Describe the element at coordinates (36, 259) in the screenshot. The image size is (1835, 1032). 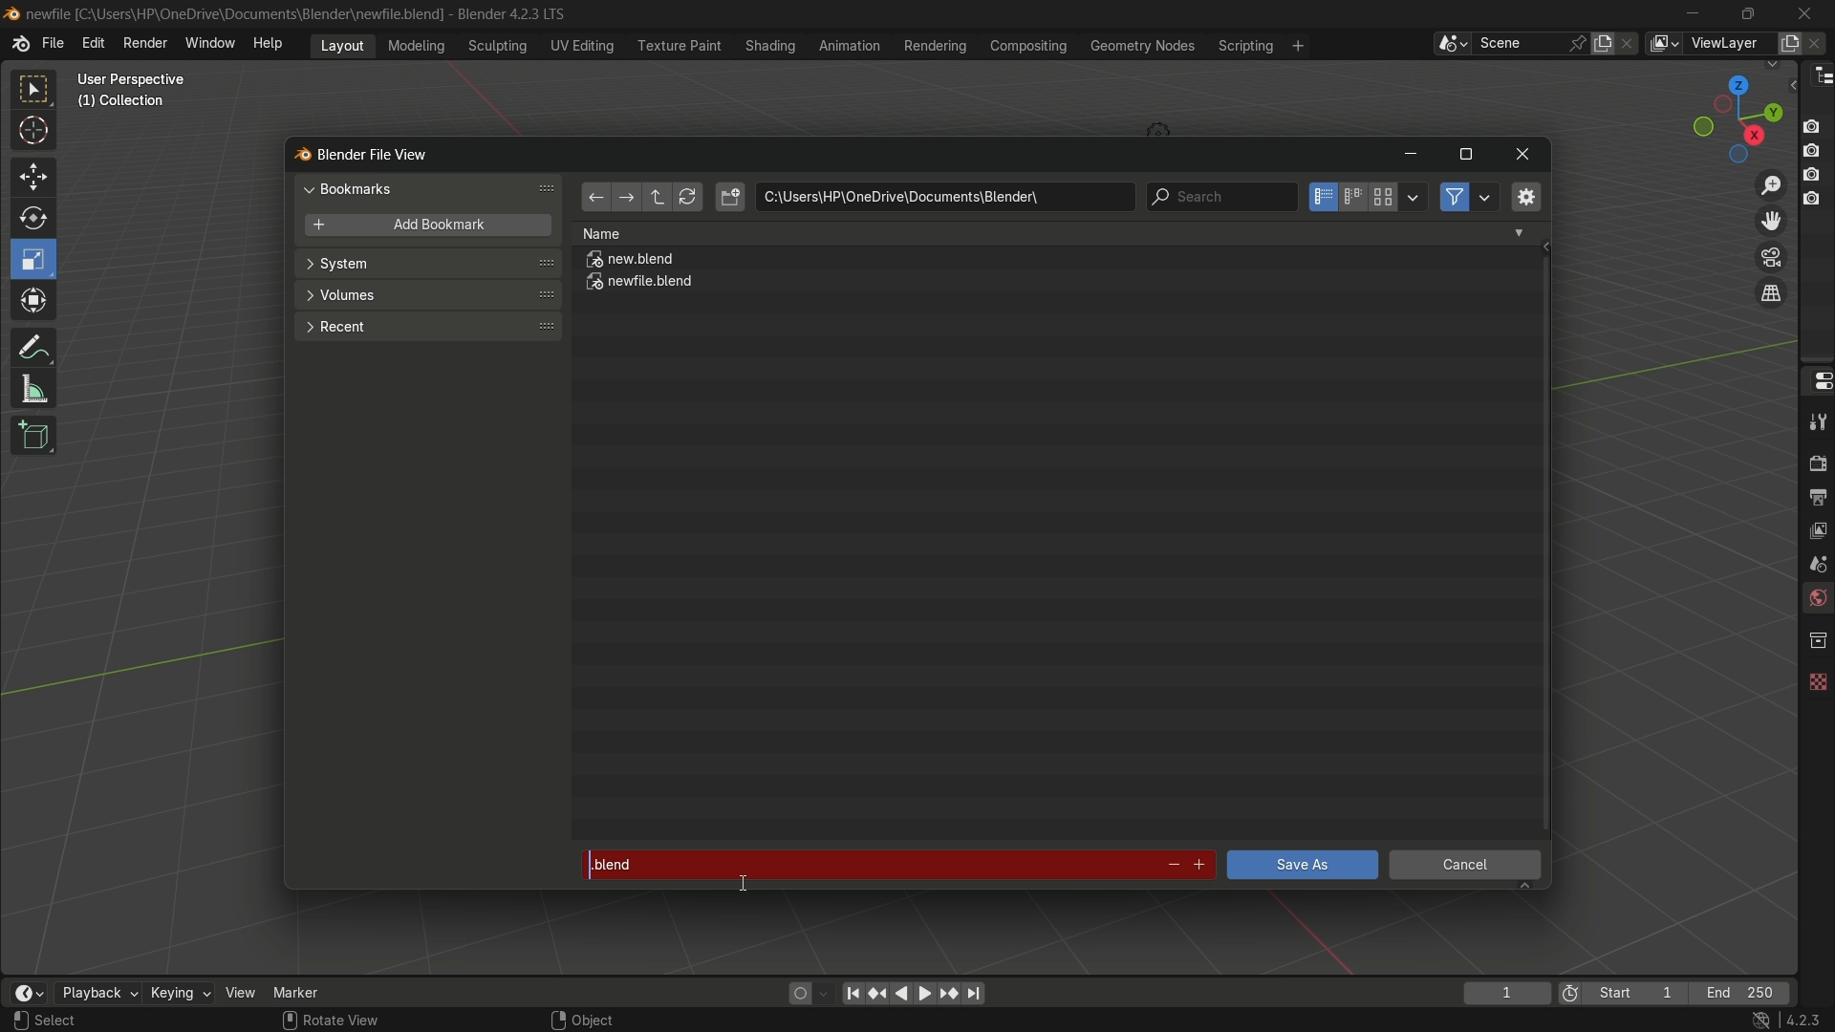
I see `scale` at that location.